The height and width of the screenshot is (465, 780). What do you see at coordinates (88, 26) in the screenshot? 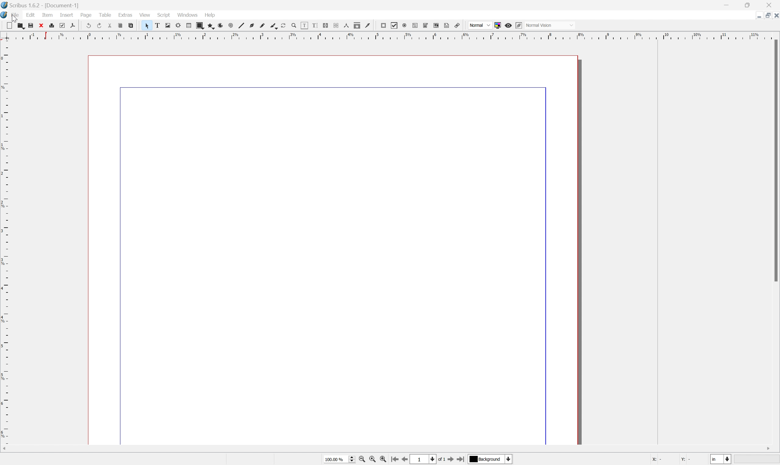
I see `Undo` at bounding box center [88, 26].